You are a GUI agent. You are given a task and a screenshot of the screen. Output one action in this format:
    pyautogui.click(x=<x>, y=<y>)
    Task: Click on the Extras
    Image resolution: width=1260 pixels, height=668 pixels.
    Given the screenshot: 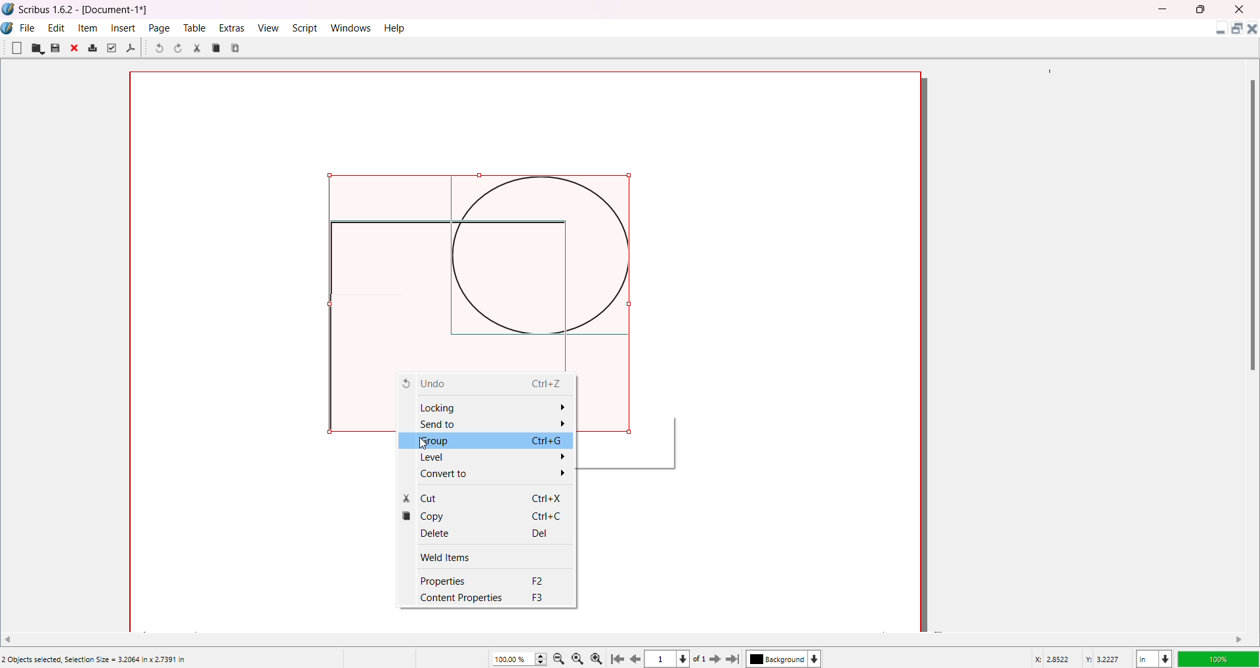 What is the action you would take?
    pyautogui.click(x=232, y=28)
    